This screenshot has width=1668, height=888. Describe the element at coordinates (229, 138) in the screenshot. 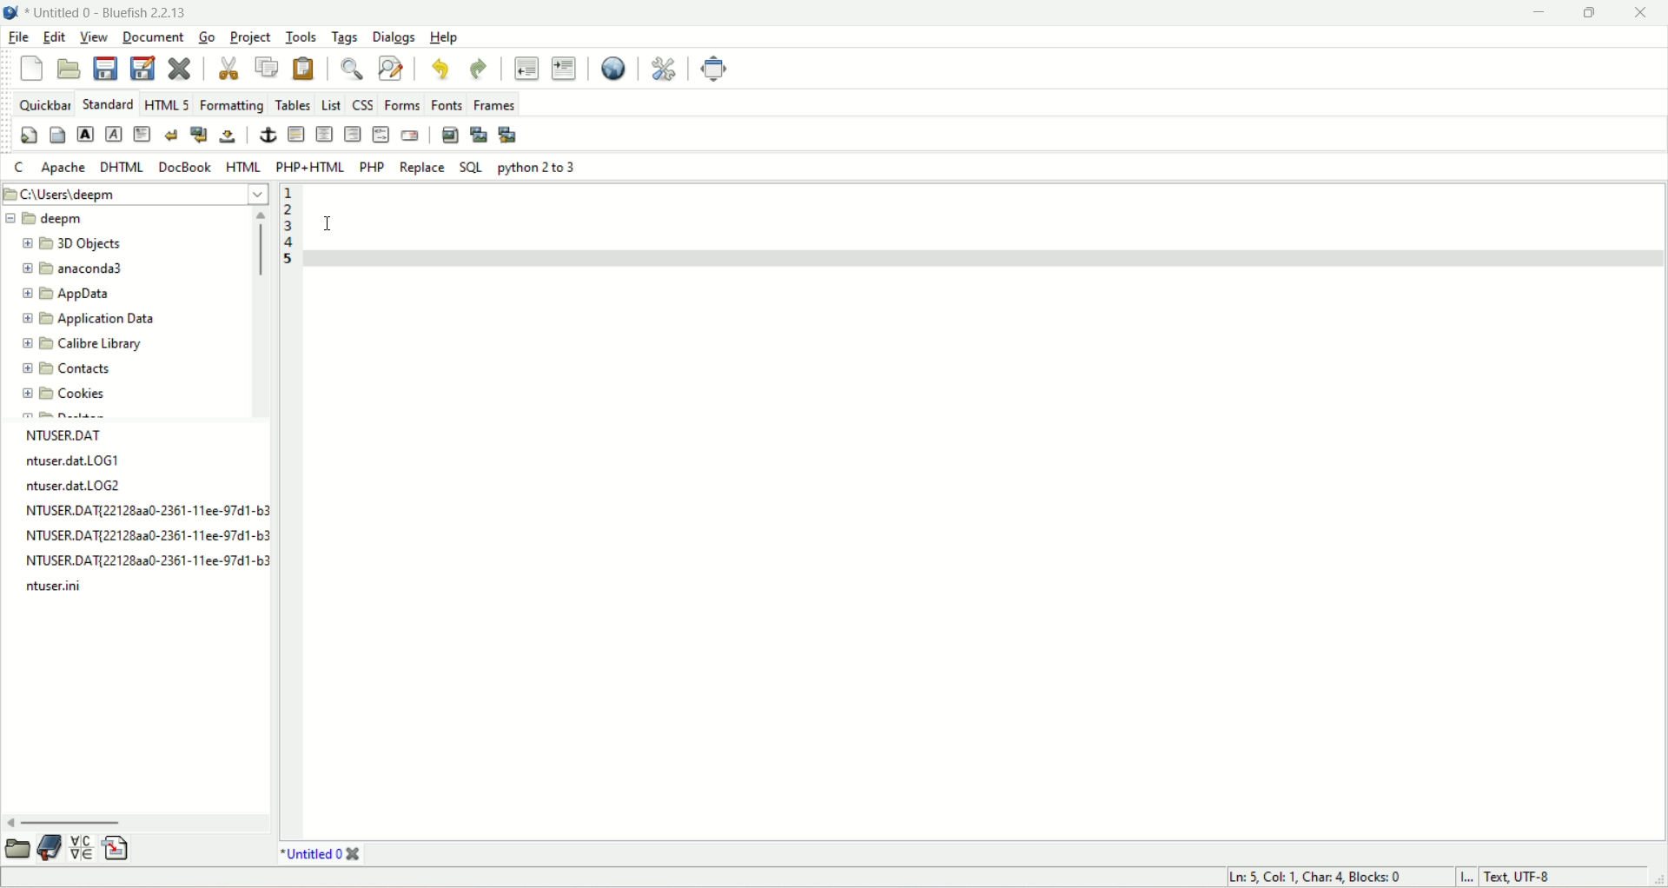

I see `non-breaking space` at that location.